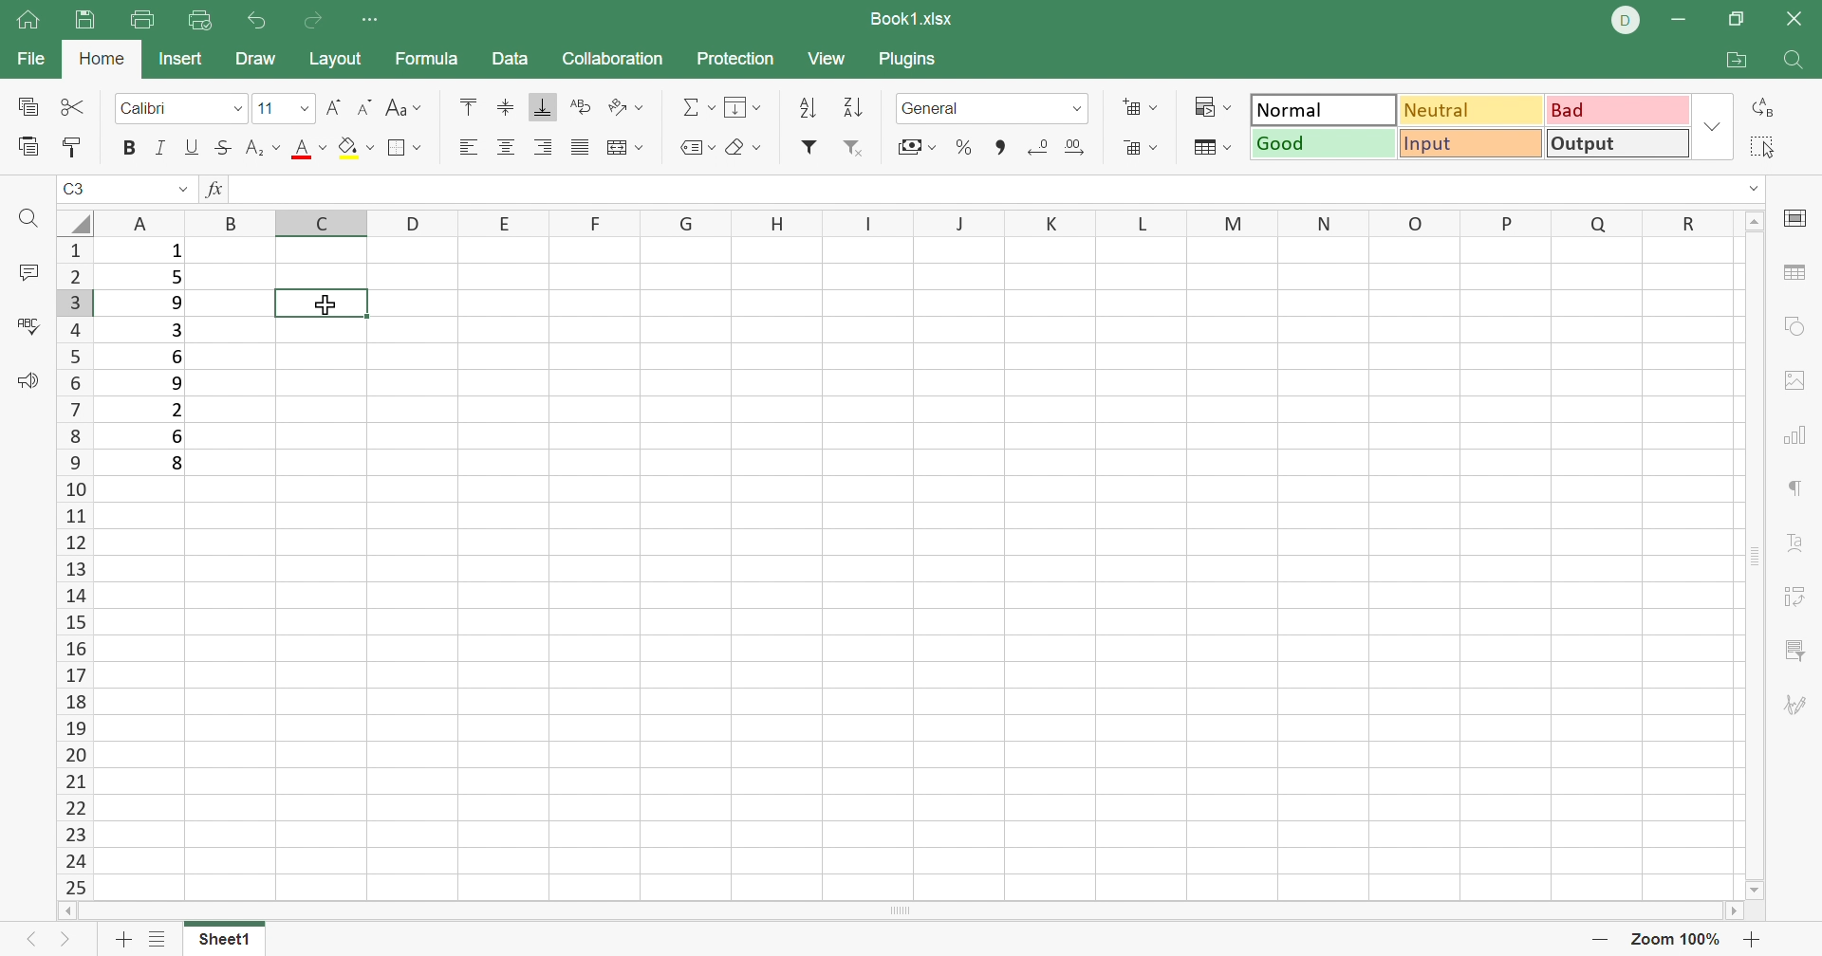 Image resolution: width=1822 pixels, height=956 pixels. I want to click on Output, so click(1616, 142).